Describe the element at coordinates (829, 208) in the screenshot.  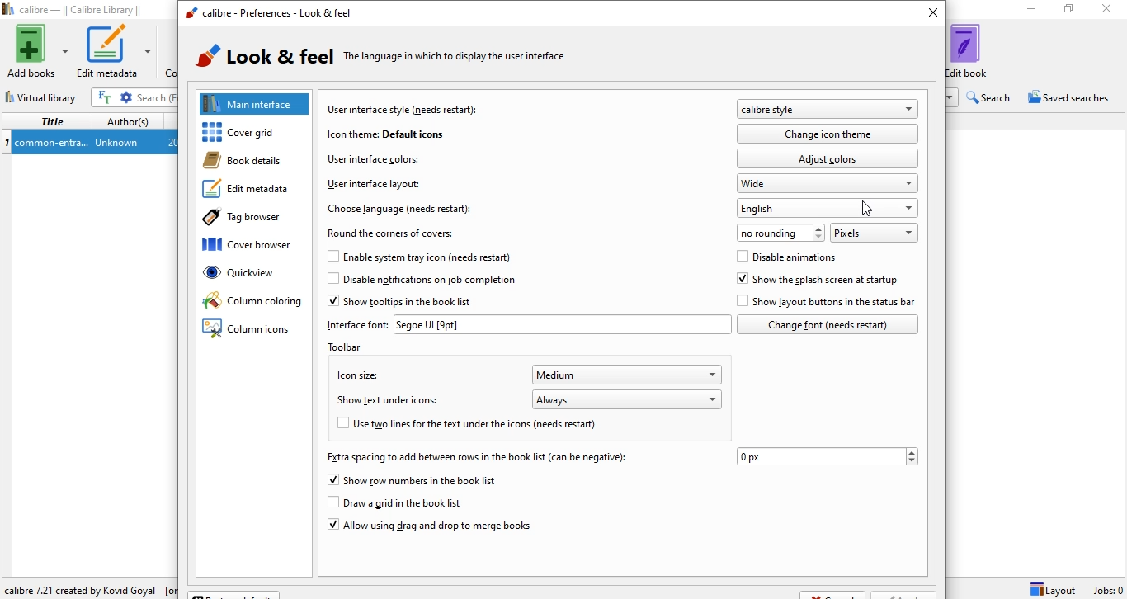
I see `english` at that location.